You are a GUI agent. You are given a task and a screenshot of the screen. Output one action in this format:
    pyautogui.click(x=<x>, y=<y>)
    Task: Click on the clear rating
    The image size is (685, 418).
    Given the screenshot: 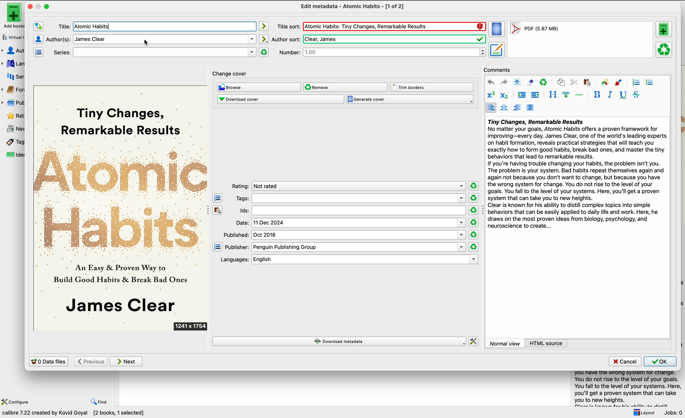 What is the action you would take?
    pyautogui.click(x=473, y=185)
    